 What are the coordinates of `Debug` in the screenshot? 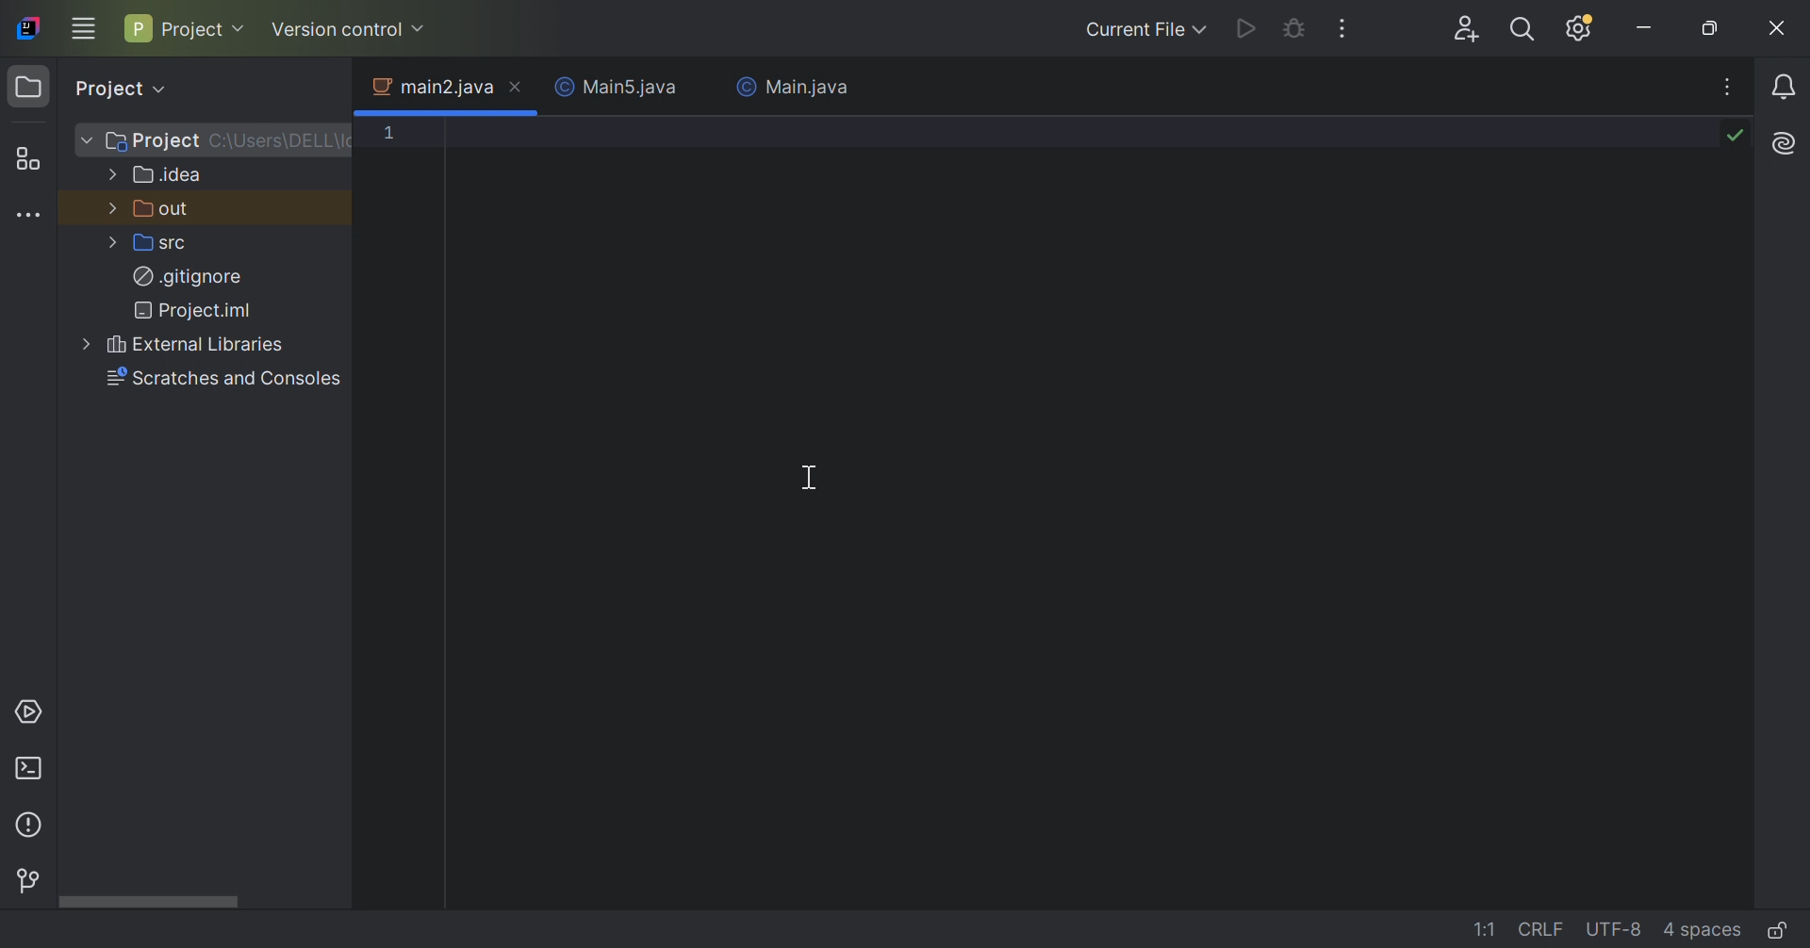 It's located at (1292, 29).